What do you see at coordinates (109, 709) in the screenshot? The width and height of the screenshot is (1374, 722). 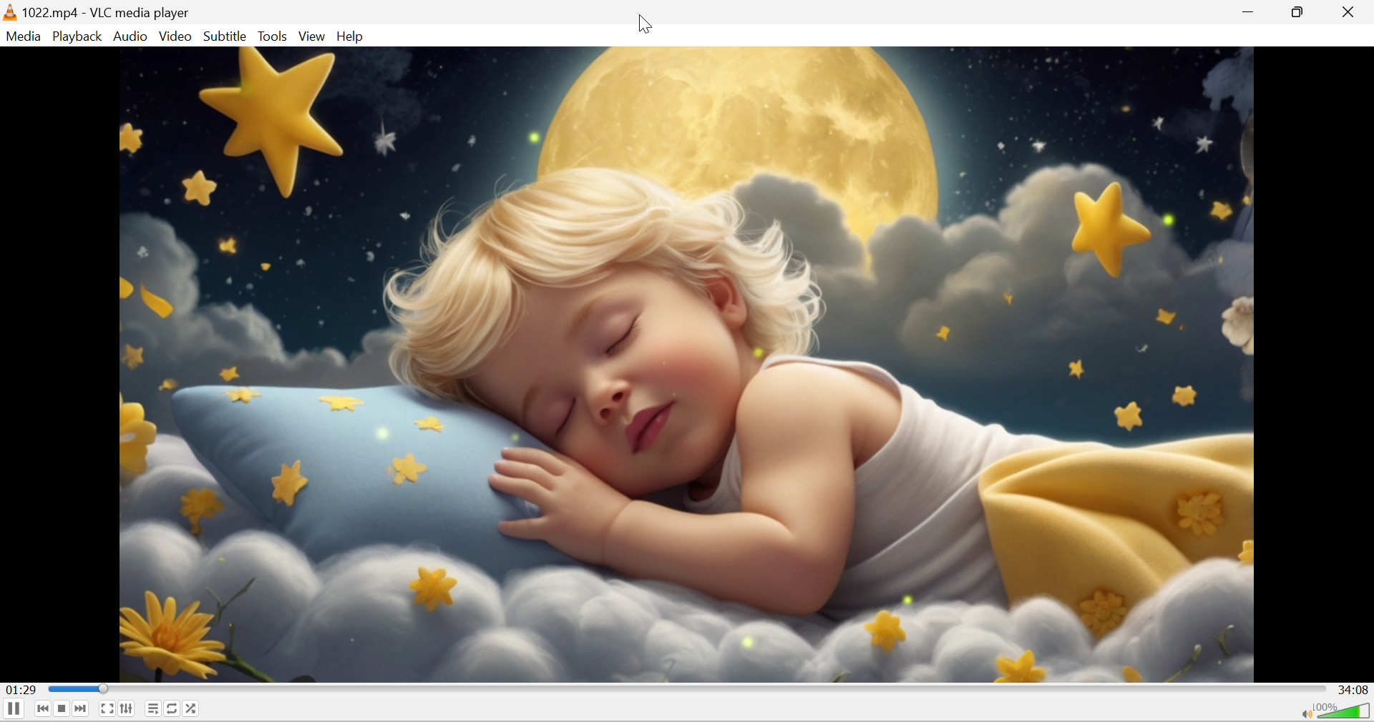 I see `Toggle the video in fullscreen` at bounding box center [109, 709].